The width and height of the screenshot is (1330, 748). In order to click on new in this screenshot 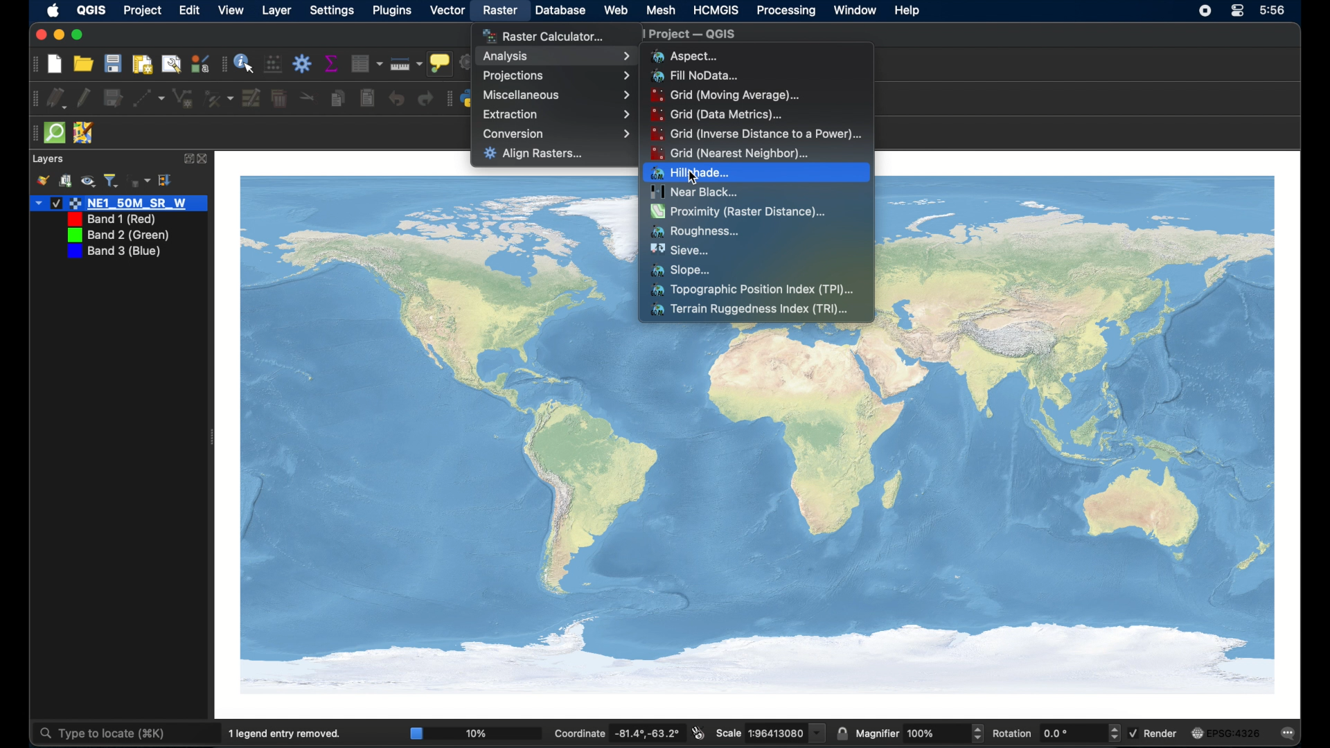, I will do `click(54, 63)`.